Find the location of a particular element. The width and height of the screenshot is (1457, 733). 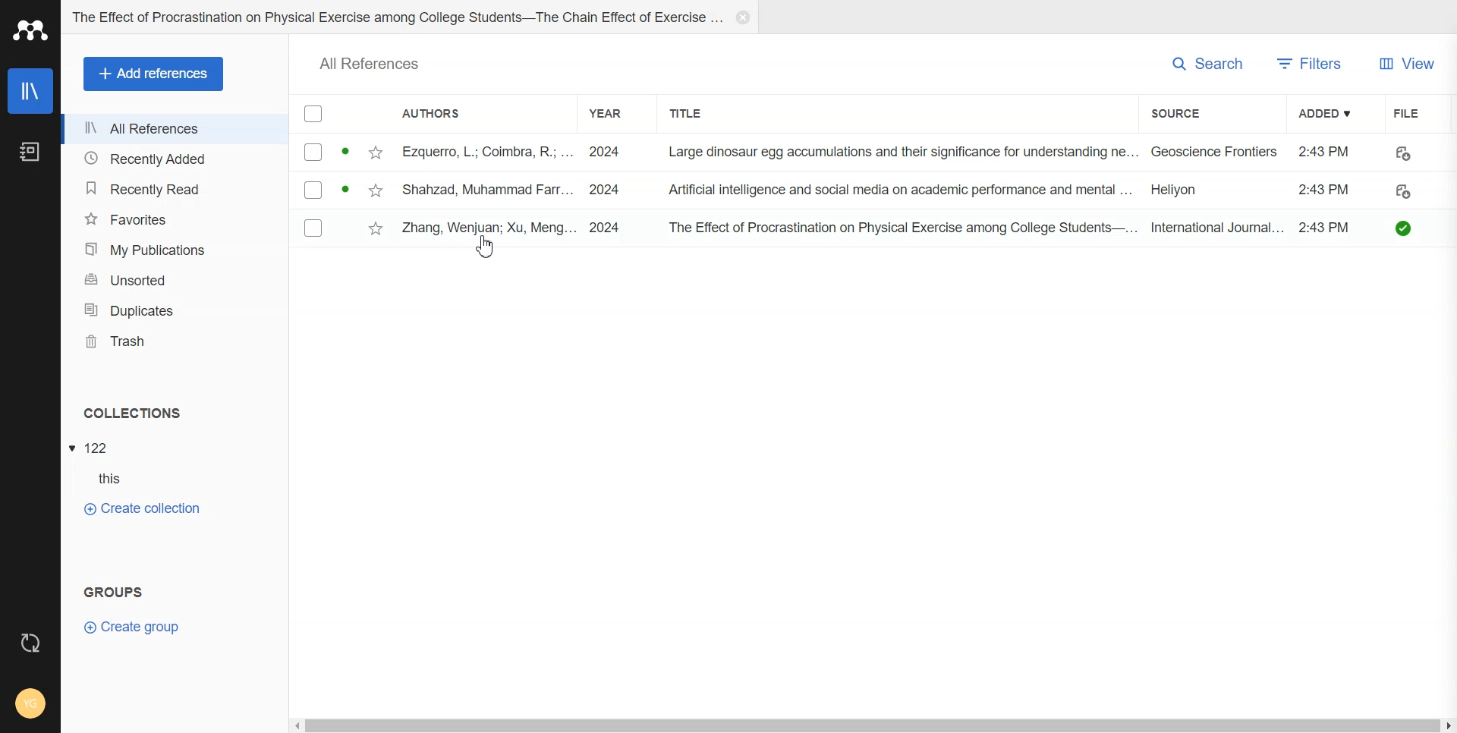

Favorites is located at coordinates (178, 219).